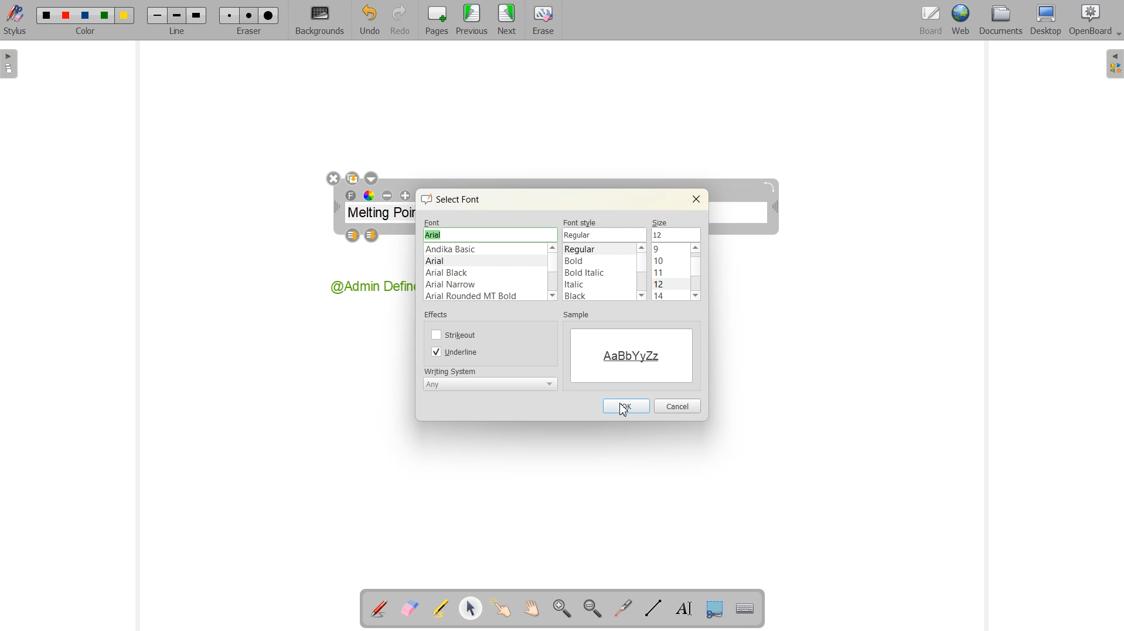 Image resolution: width=1124 pixels, height=631 pixels. Describe the element at coordinates (642, 272) in the screenshot. I see `Vertical scroll bar` at that location.